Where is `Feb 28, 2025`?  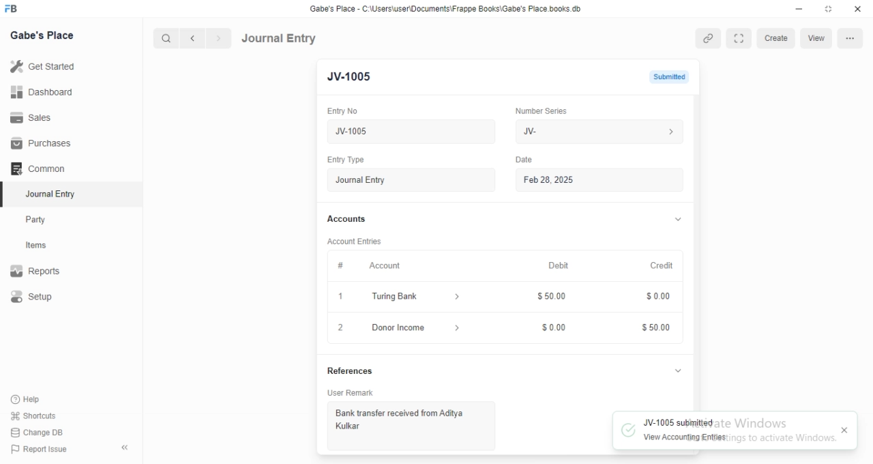 Feb 28, 2025 is located at coordinates (587, 179).